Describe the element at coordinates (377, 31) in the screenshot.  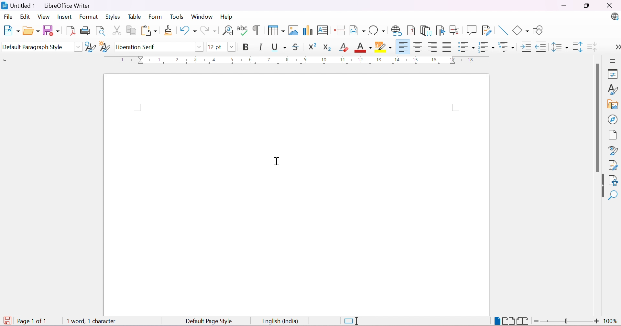
I see `Insert Special Characters` at that location.